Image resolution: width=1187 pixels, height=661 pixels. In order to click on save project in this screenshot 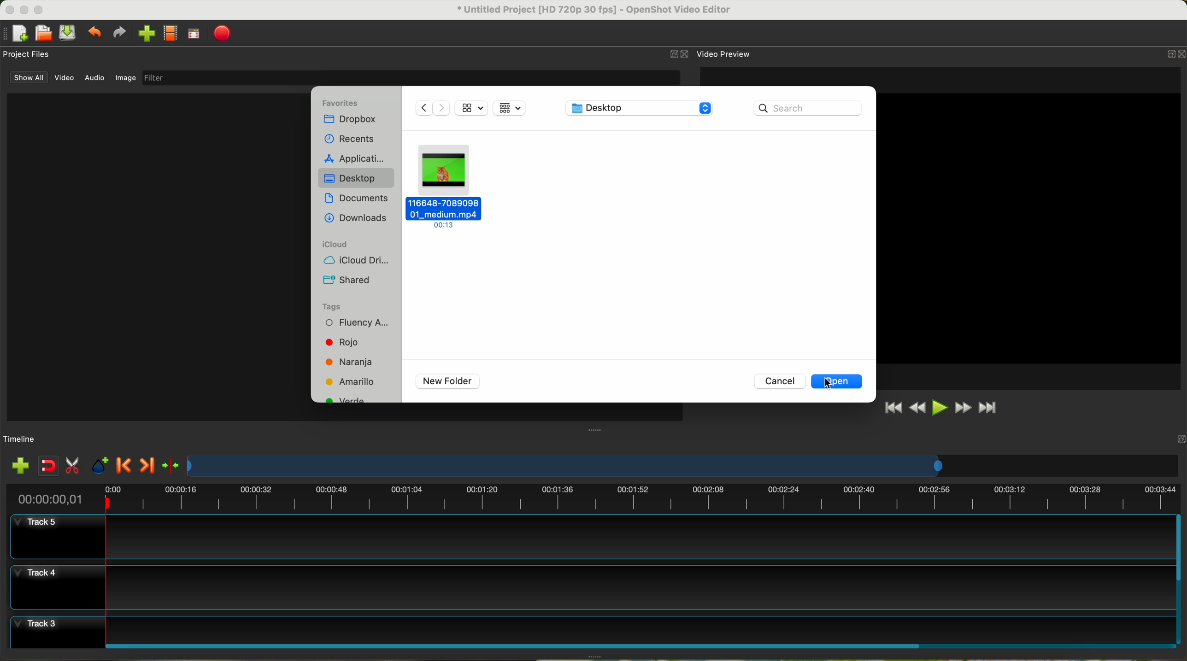, I will do `click(68, 33)`.